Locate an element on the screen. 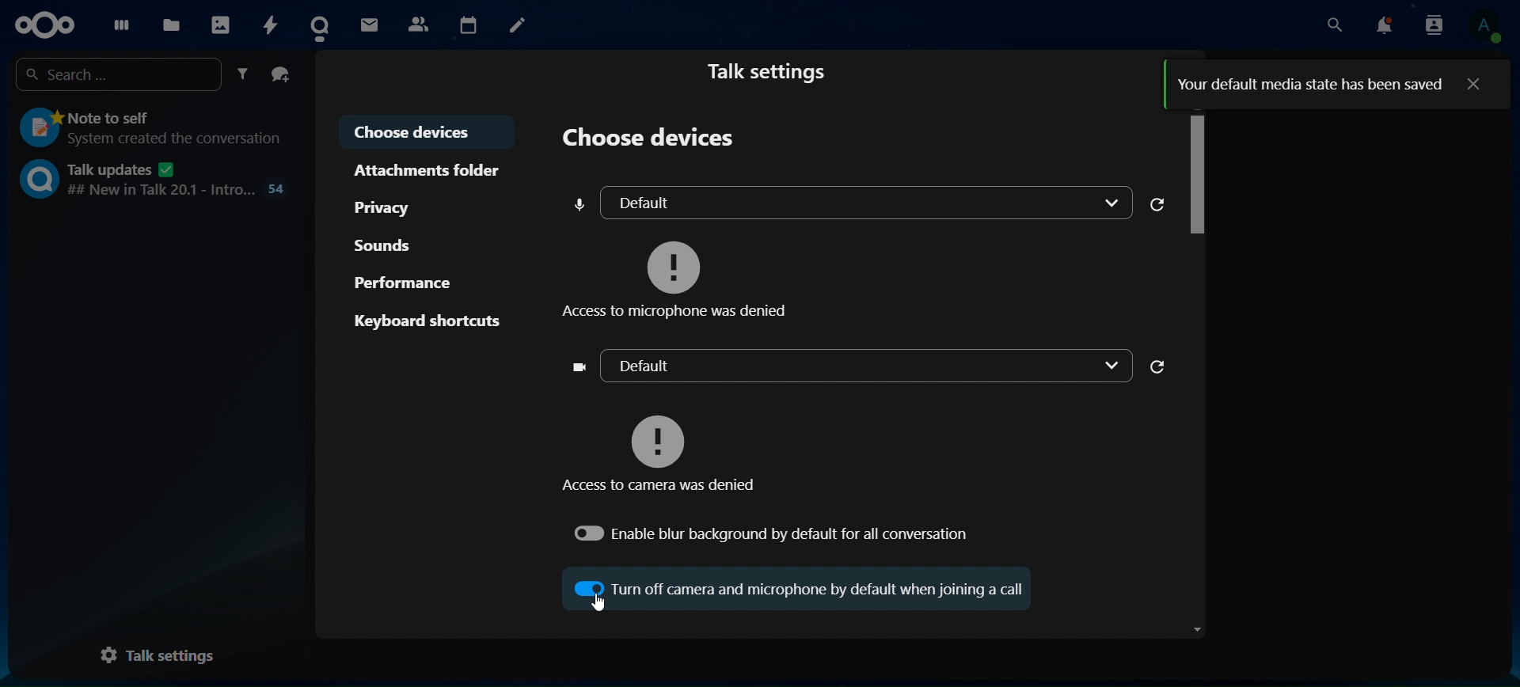 The height and width of the screenshot is (687, 1520). access to camera was denied is located at coordinates (668, 451).